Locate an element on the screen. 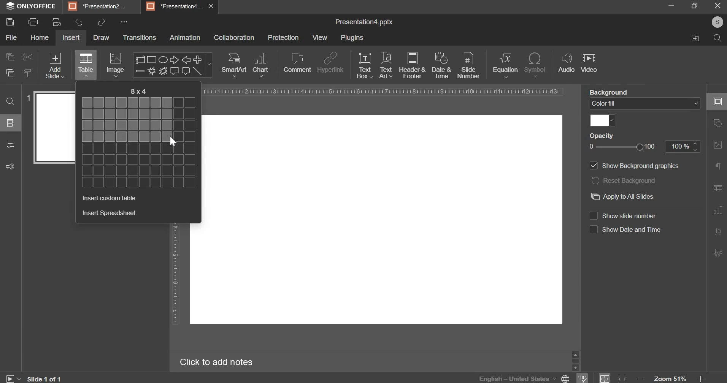 This screenshot has height=383, width=727. redo is located at coordinates (101, 22).